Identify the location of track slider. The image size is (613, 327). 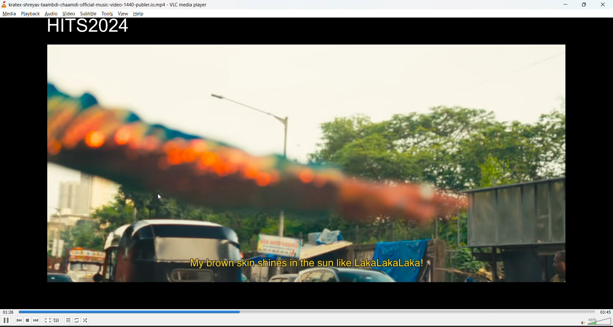
(305, 312).